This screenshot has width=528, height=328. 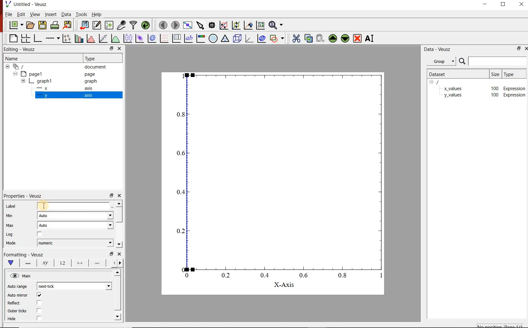 What do you see at coordinates (438, 50) in the screenshot?
I see `data-veusz` at bounding box center [438, 50].